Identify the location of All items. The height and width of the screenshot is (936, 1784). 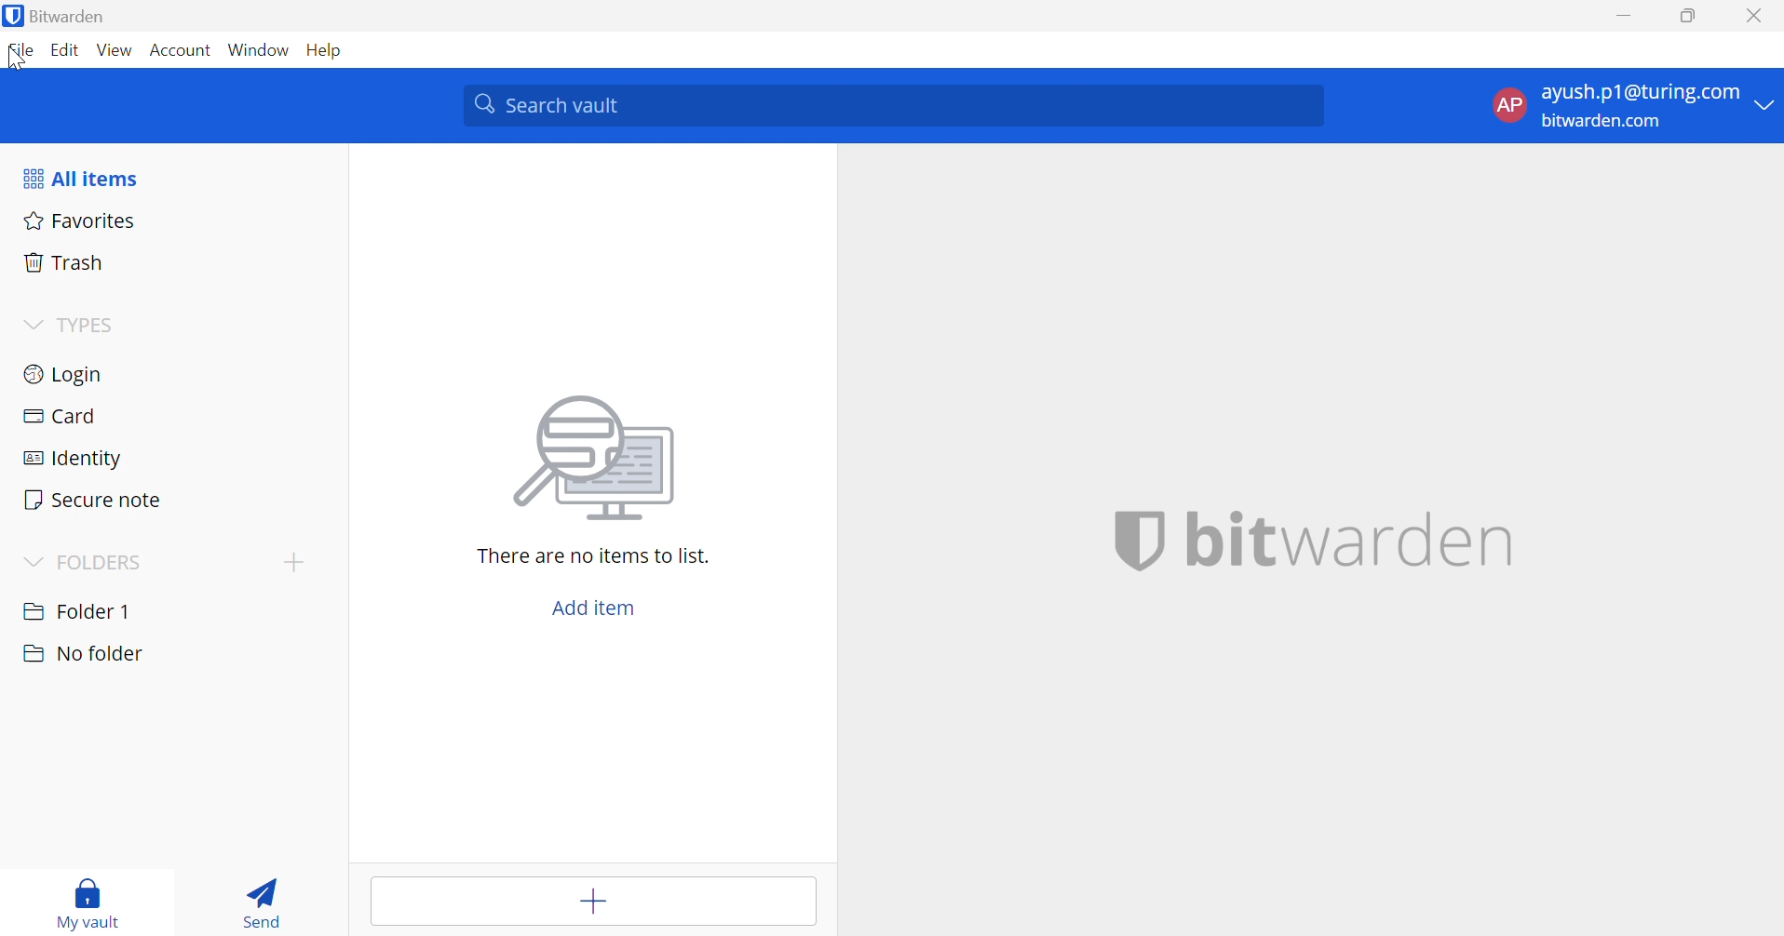
(78, 178).